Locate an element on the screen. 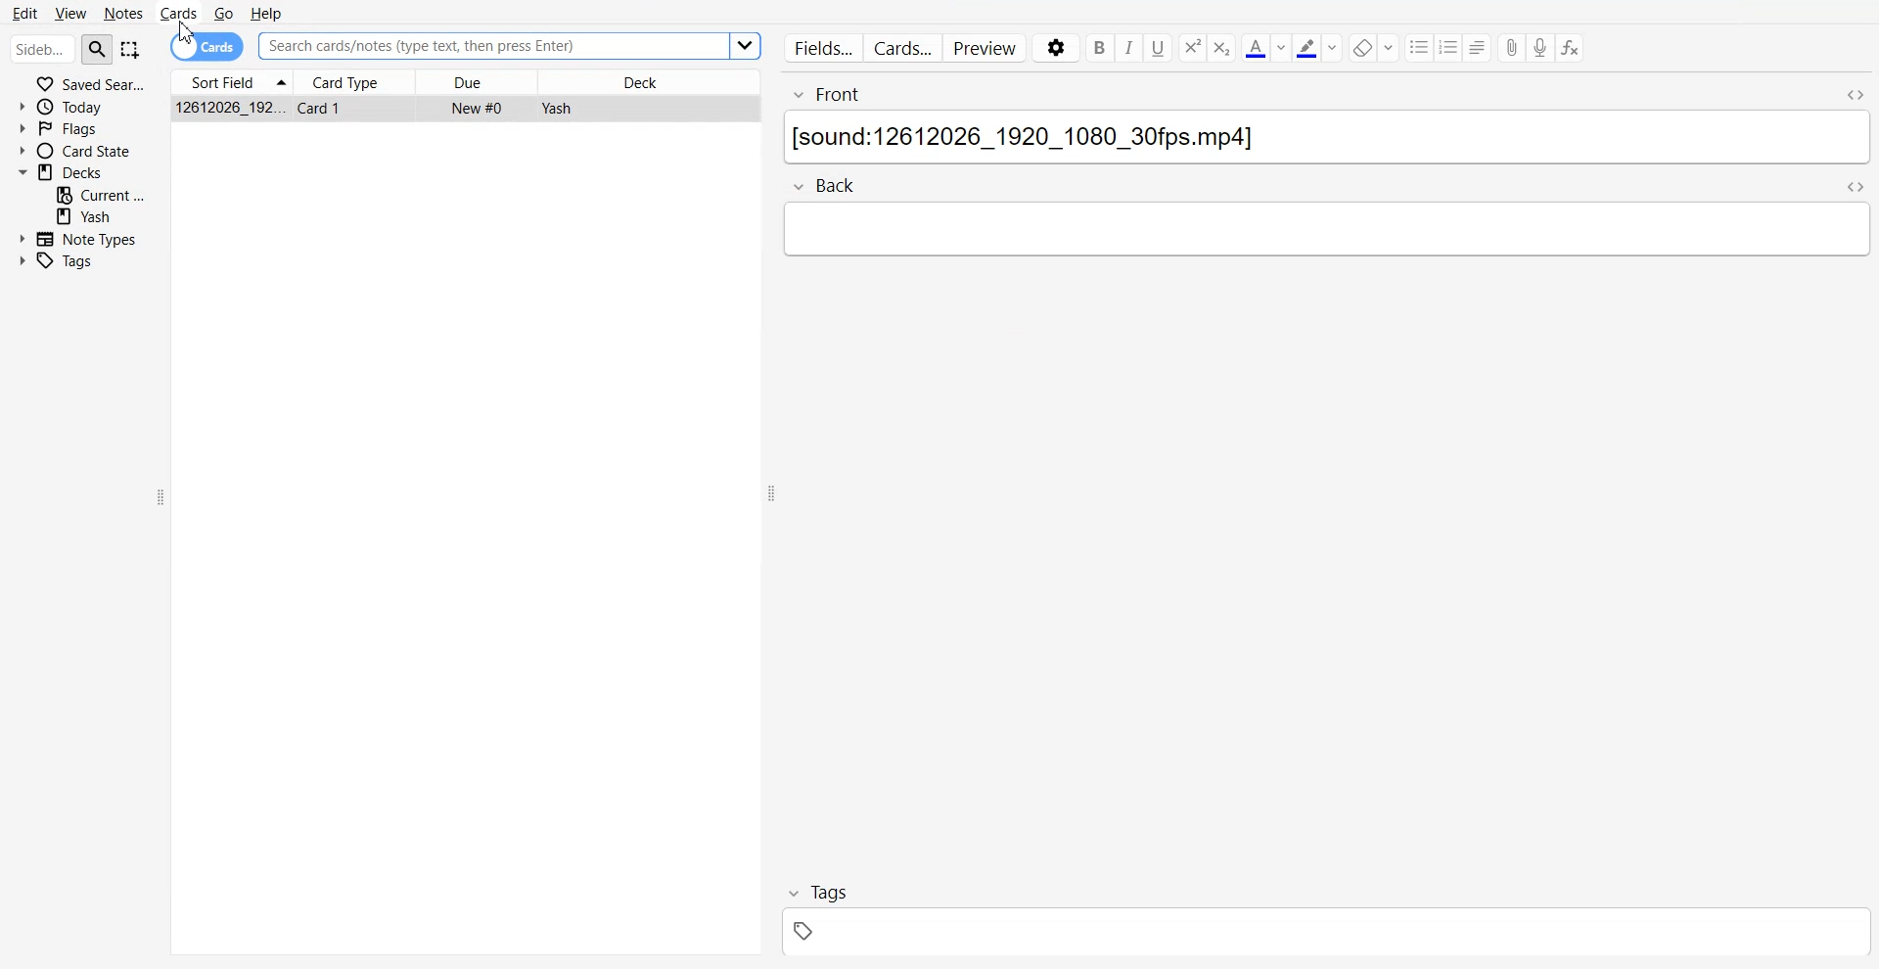  Toggle HTML Editor is located at coordinates (1856, 187).